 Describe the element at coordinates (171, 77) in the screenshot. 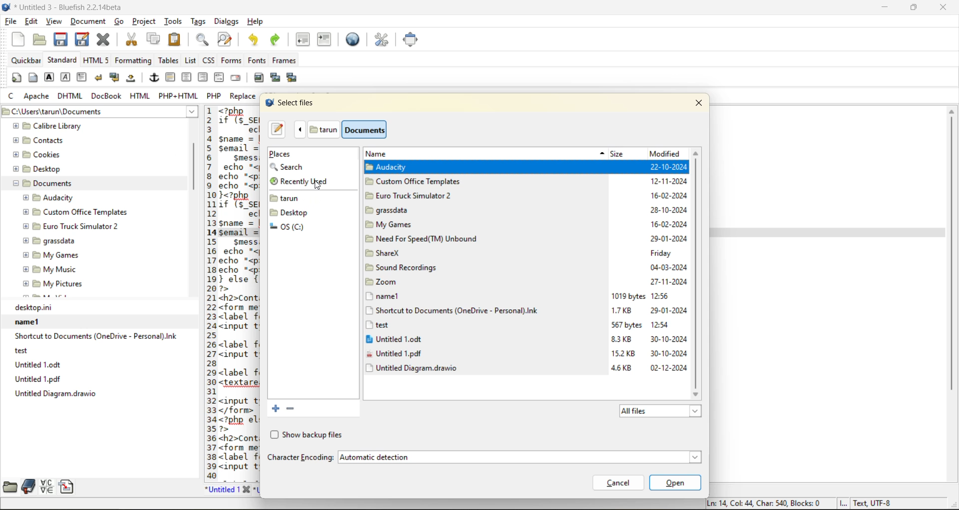

I see `horizontal rule` at that location.